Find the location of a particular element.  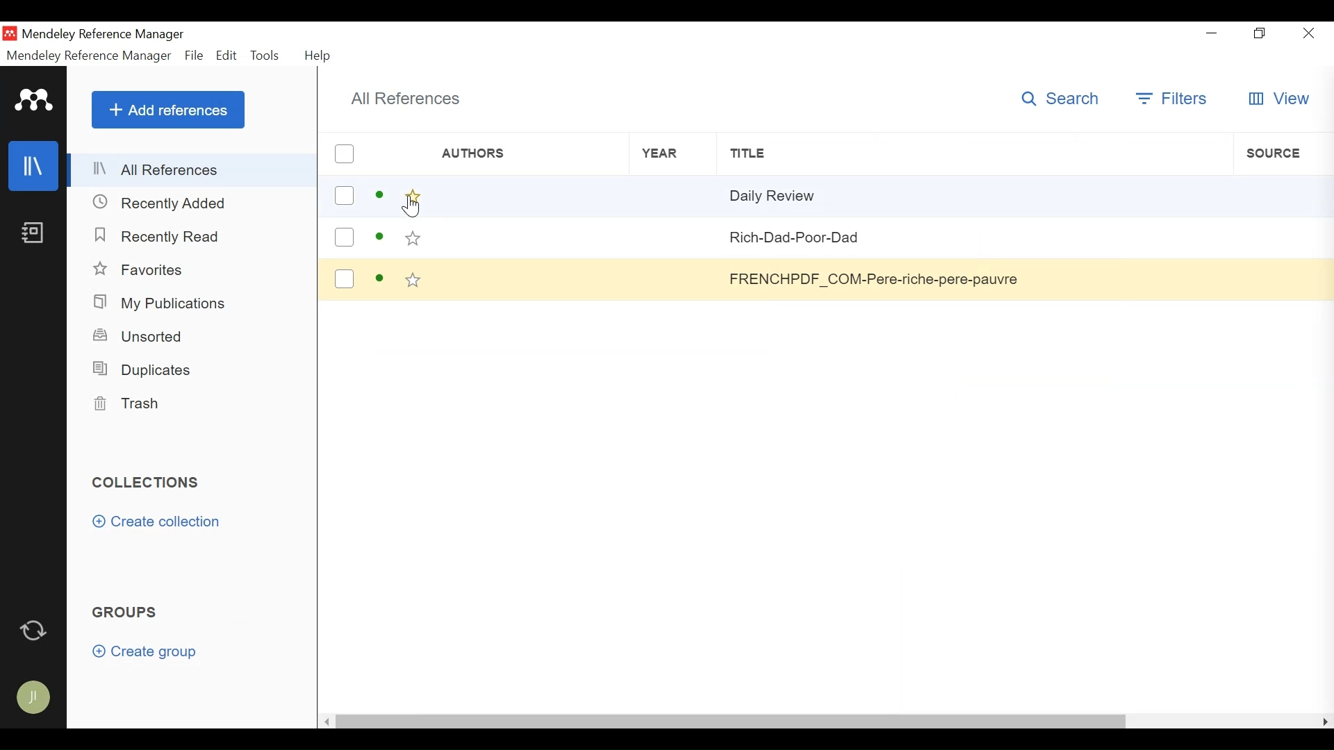

Help is located at coordinates (316, 54).